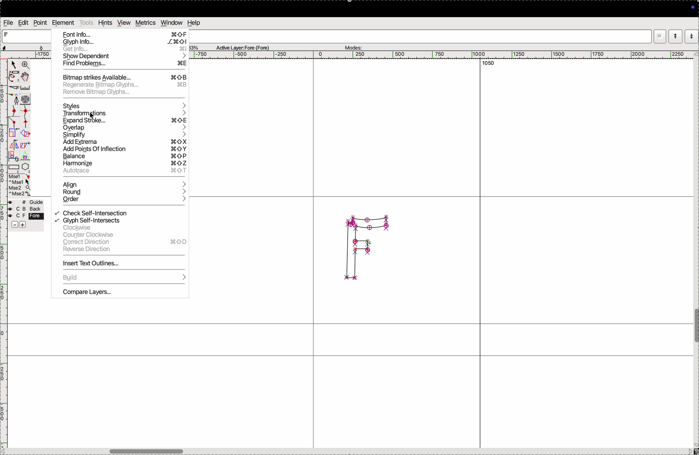 This screenshot has height=455, width=699. Describe the element at coordinates (25, 156) in the screenshot. I see `Triangle` at that location.